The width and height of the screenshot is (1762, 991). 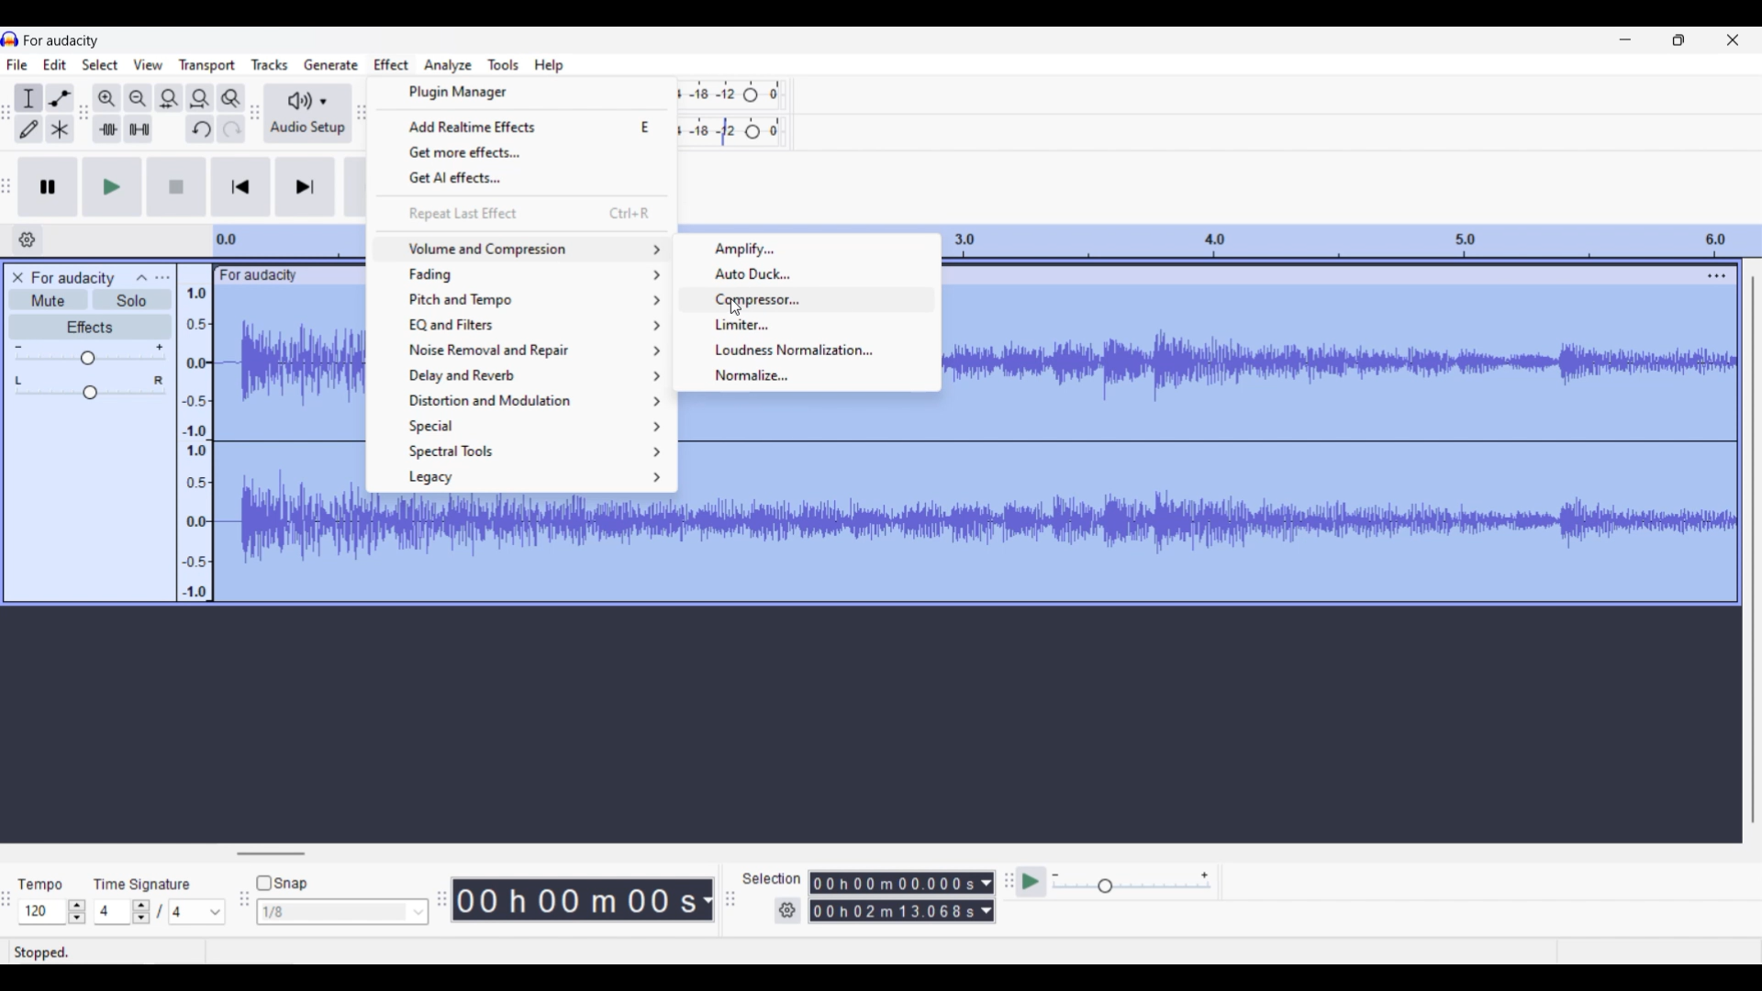 What do you see at coordinates (74, 278) in the screenshot?
I see `For audacity` at bounding box center [74, 278].